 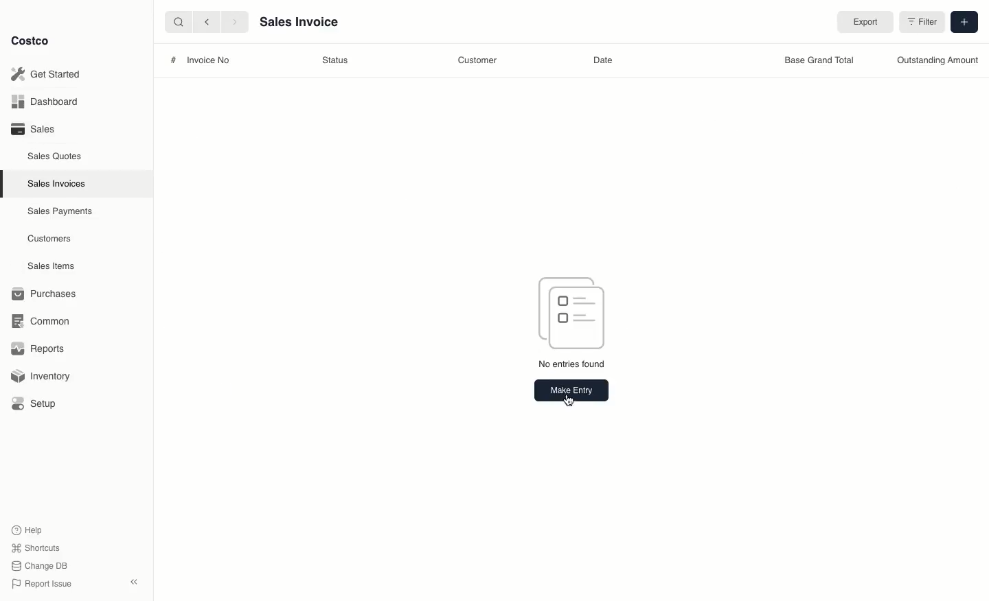 I want to click on Add, so click(x=963, y=23).